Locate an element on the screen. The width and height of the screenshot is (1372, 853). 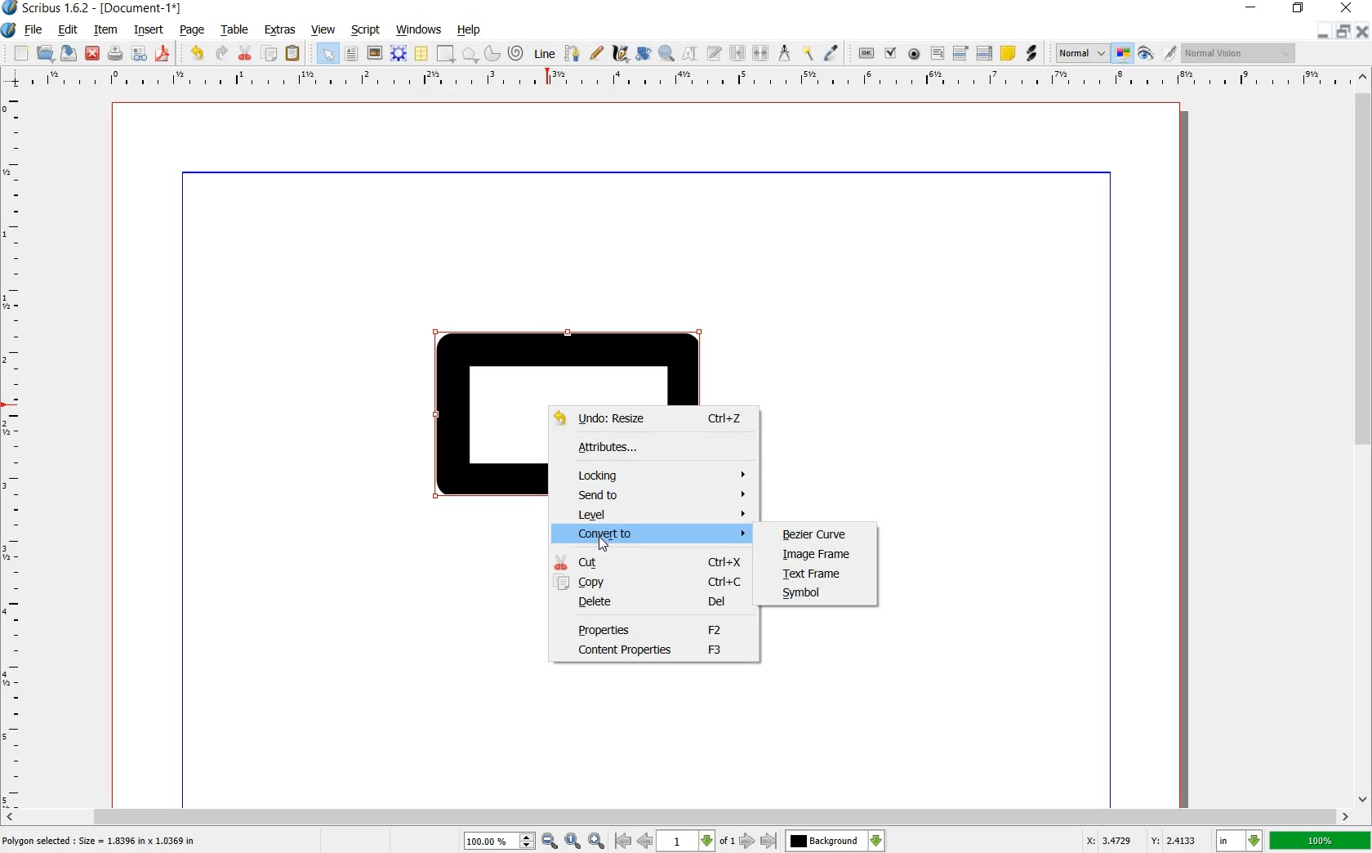
pdf push button is located at coordinates (862, 53).